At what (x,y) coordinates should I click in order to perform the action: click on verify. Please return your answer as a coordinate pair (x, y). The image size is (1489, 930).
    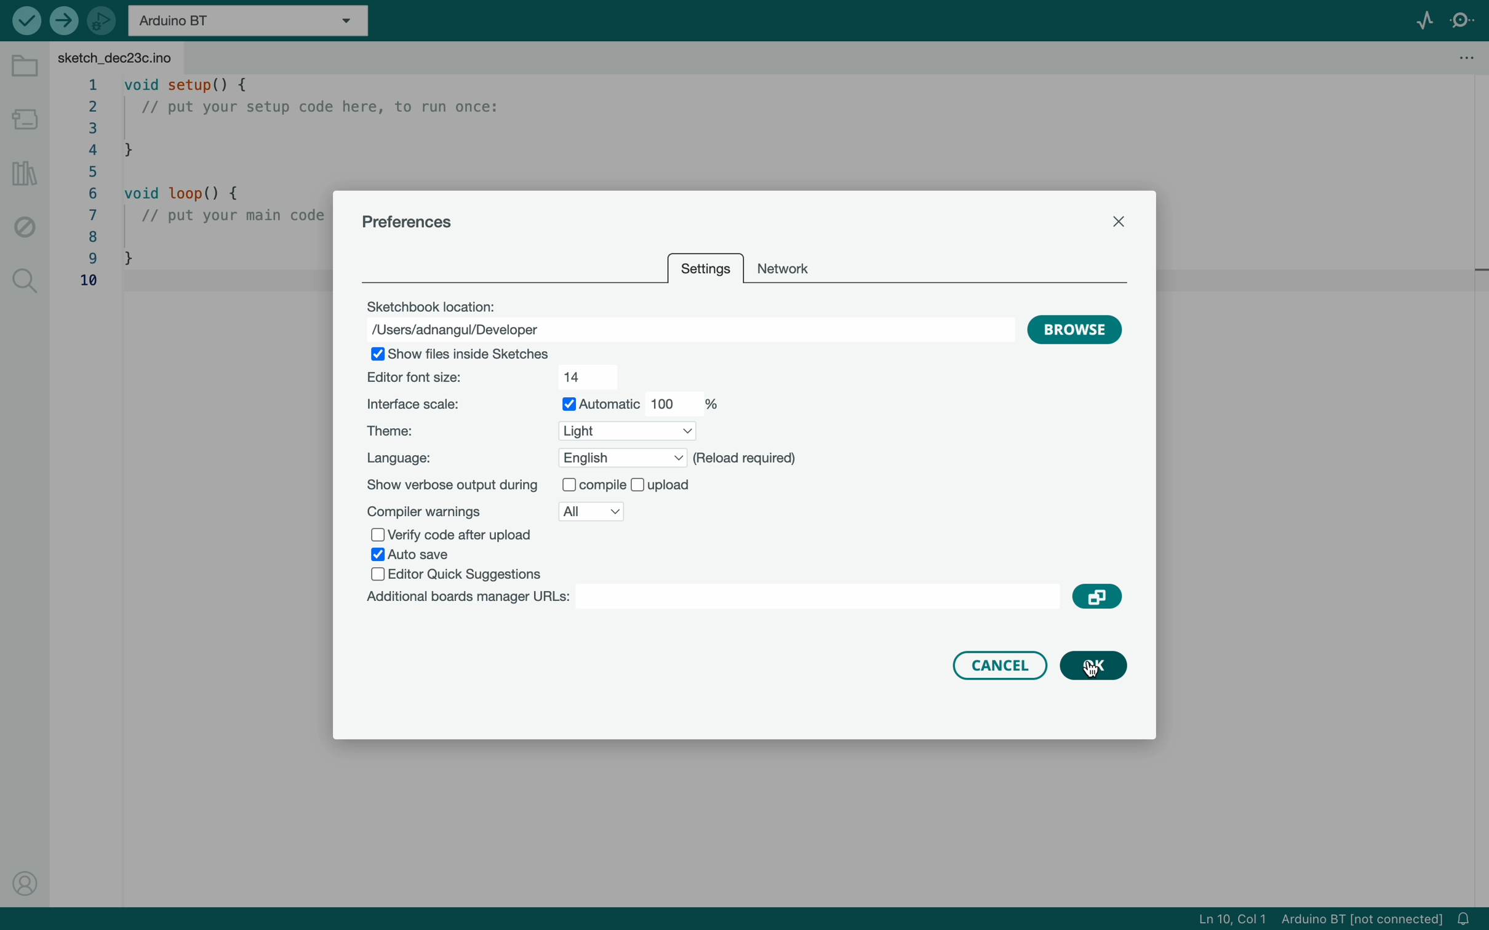
    Looking at the image, I should click on (24, 22).